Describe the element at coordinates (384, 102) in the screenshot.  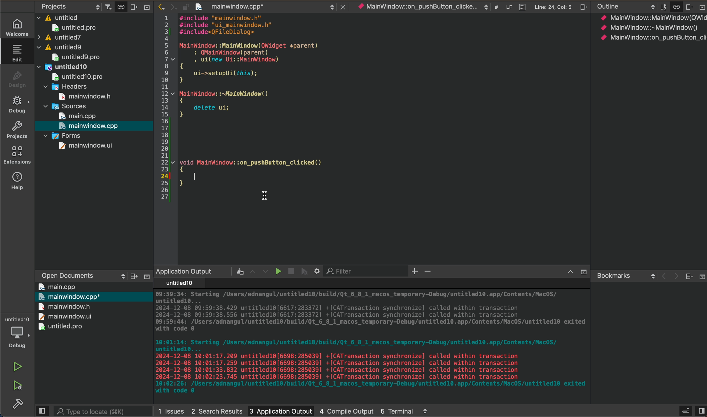
I see `file content` at that location.